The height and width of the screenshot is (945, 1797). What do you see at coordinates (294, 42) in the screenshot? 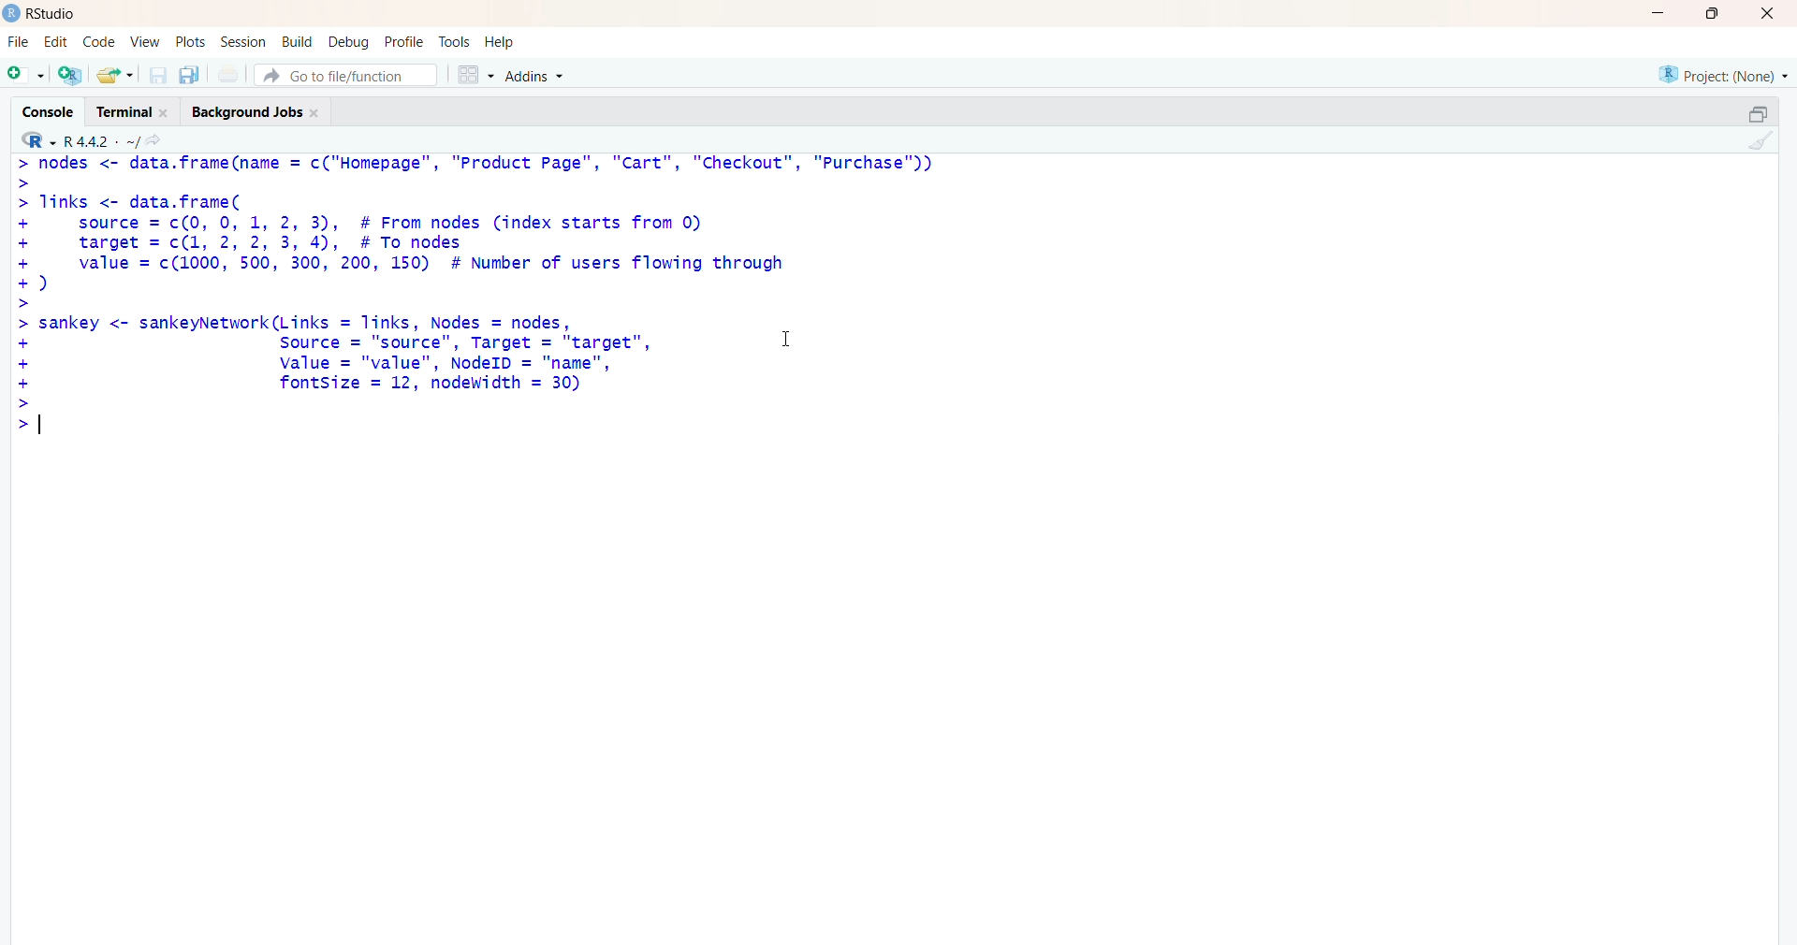
I see `build` at bounding box center [294, 42].